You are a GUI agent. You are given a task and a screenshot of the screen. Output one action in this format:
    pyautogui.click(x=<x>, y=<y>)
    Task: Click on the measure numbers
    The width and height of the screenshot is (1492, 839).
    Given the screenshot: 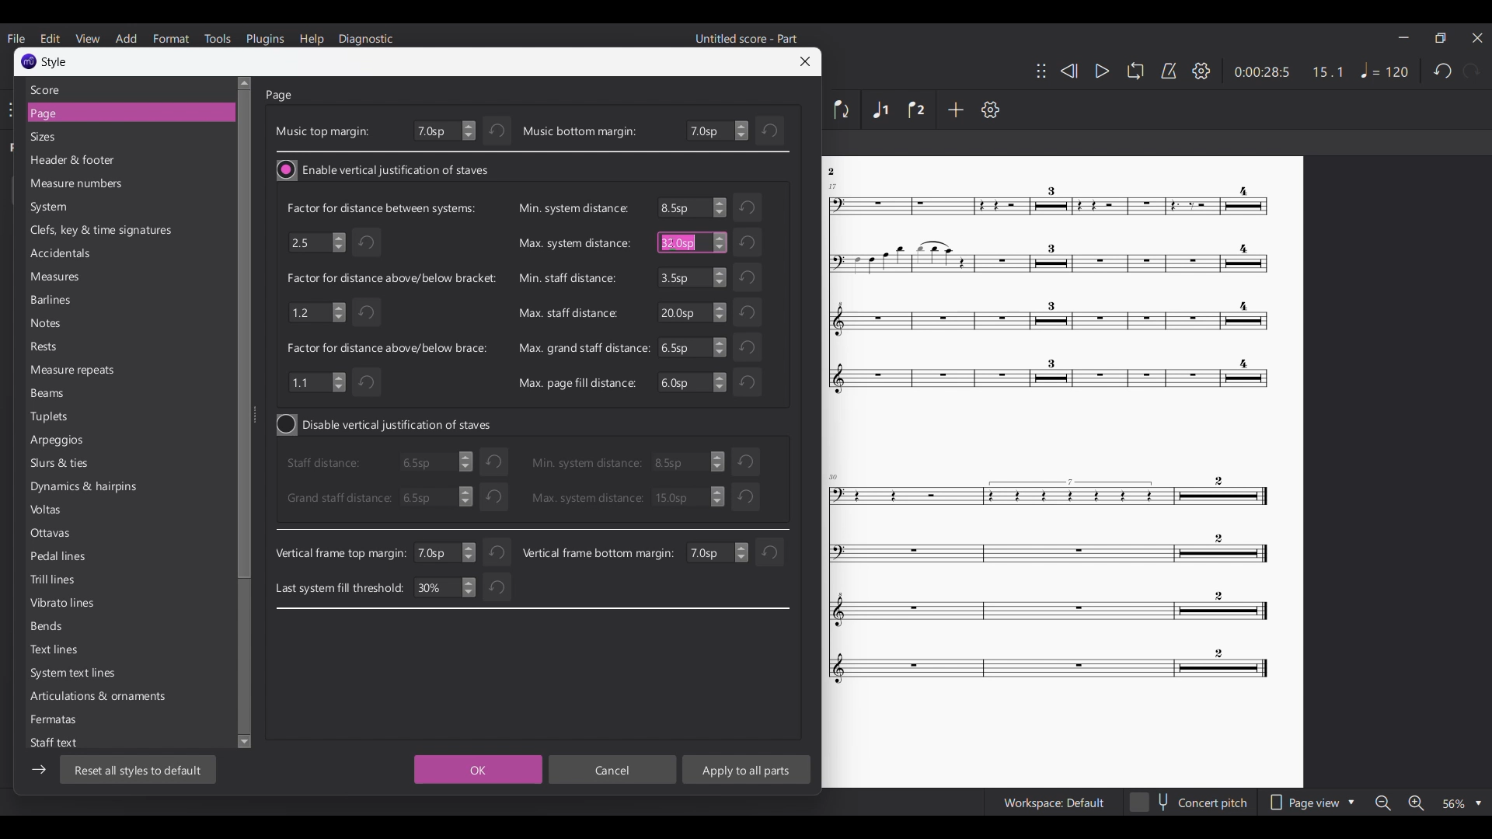 What is the action you would take?
    pyautogui.click(x=115, y=185)
    